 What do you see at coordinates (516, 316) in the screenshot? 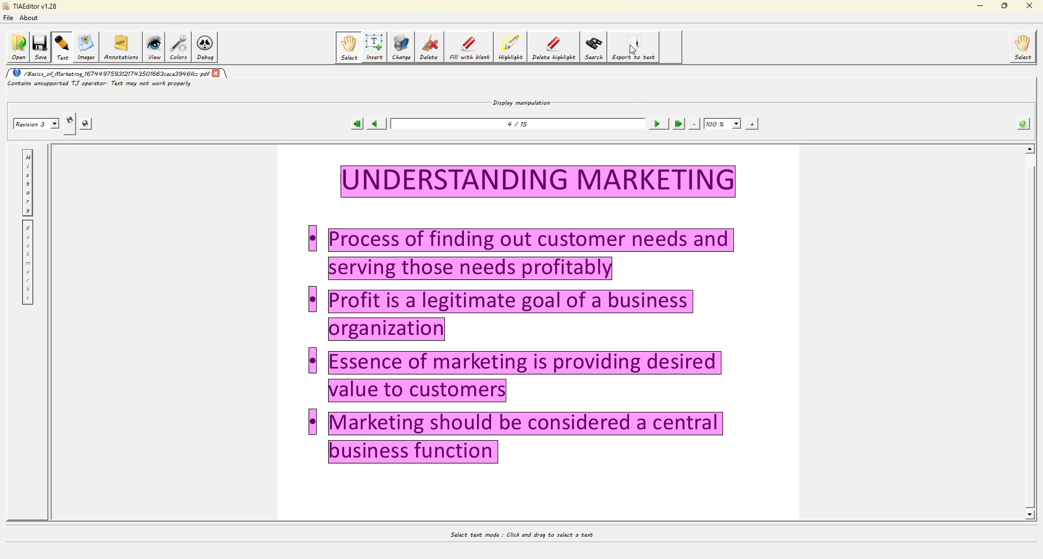
I see `` at bounding box center [516, 316].